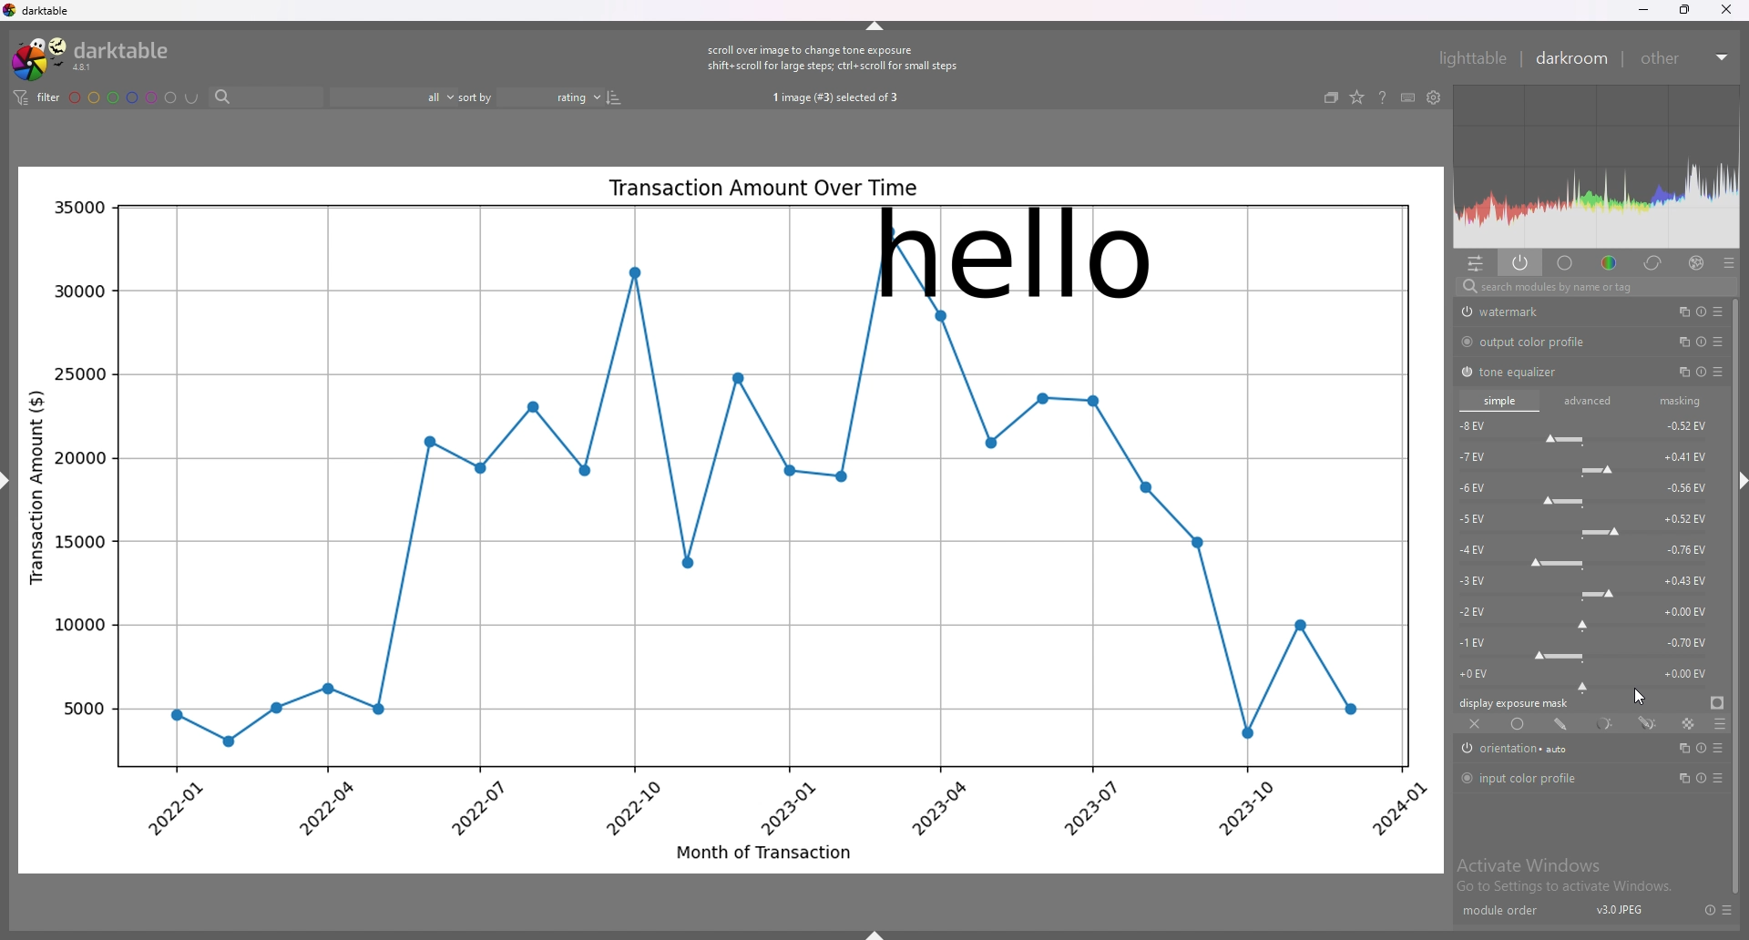 This screenshot has height=940, width=1749. I want to click on watermark, so click(1524, 312).